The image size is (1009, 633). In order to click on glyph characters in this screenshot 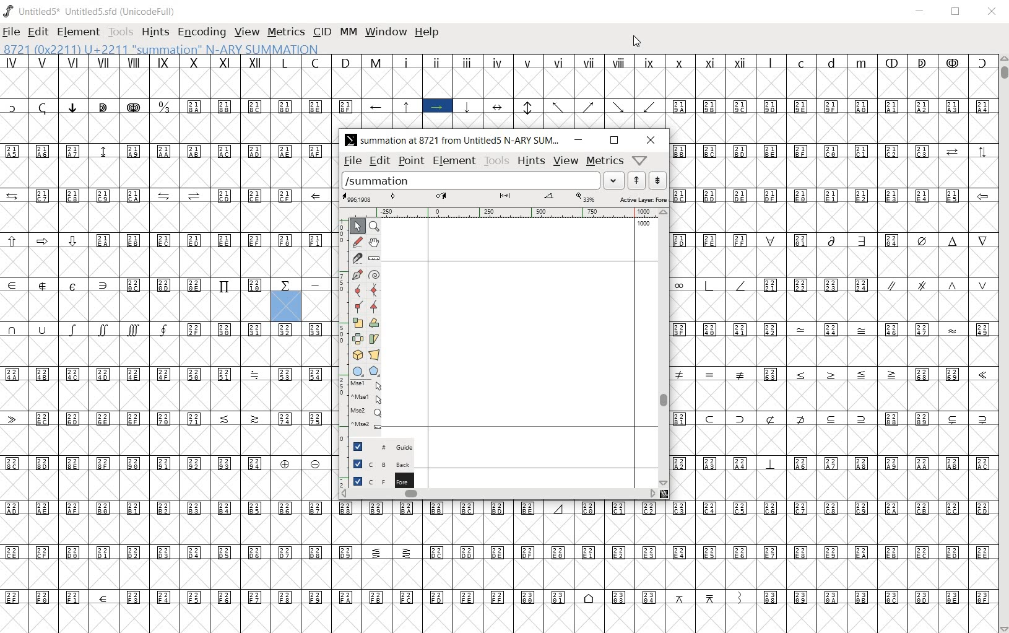, I will do `click(834, 321)`.